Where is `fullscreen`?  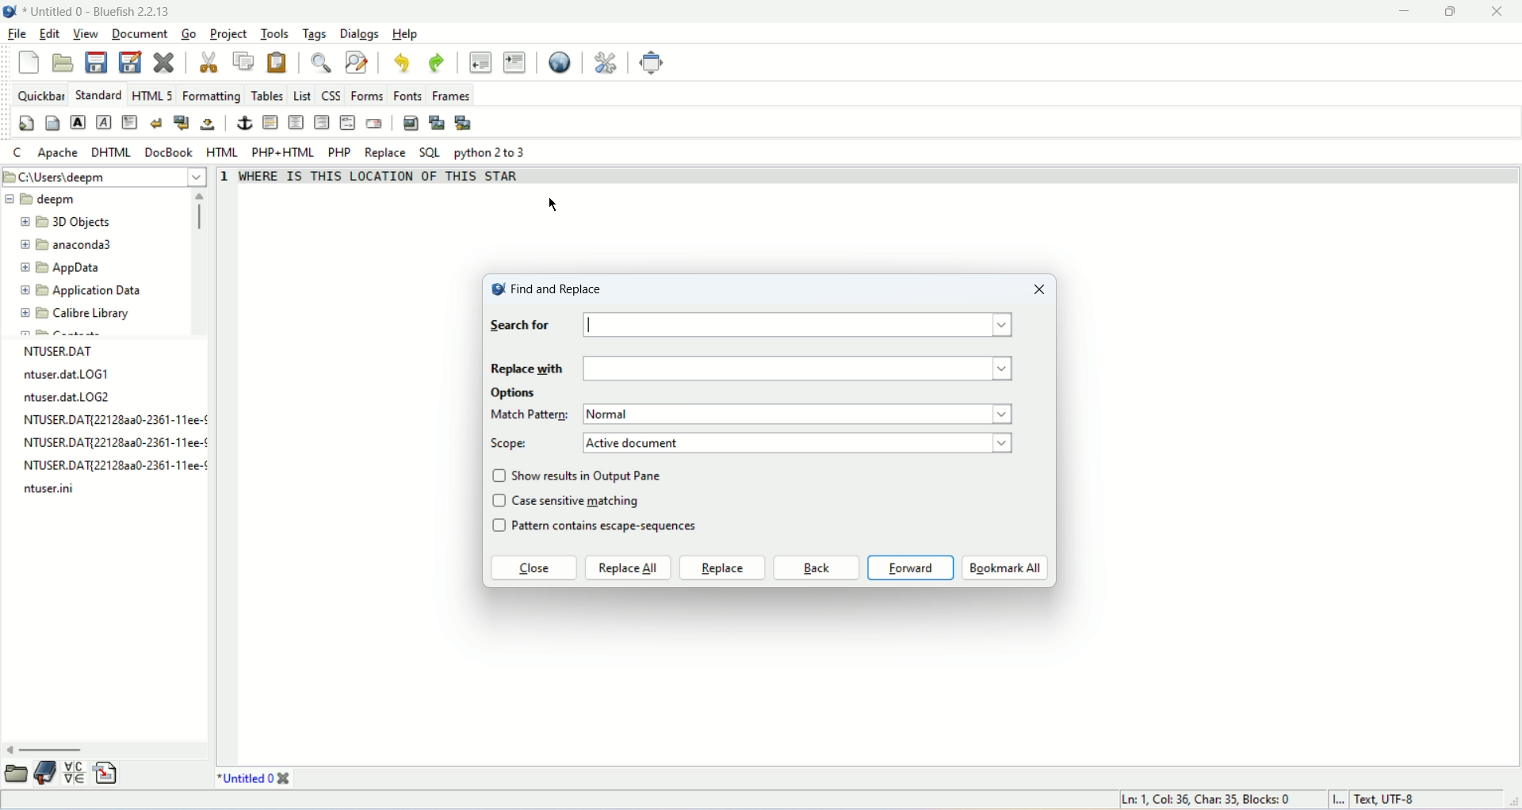 fullscreen is located at coordinates (655, 63).